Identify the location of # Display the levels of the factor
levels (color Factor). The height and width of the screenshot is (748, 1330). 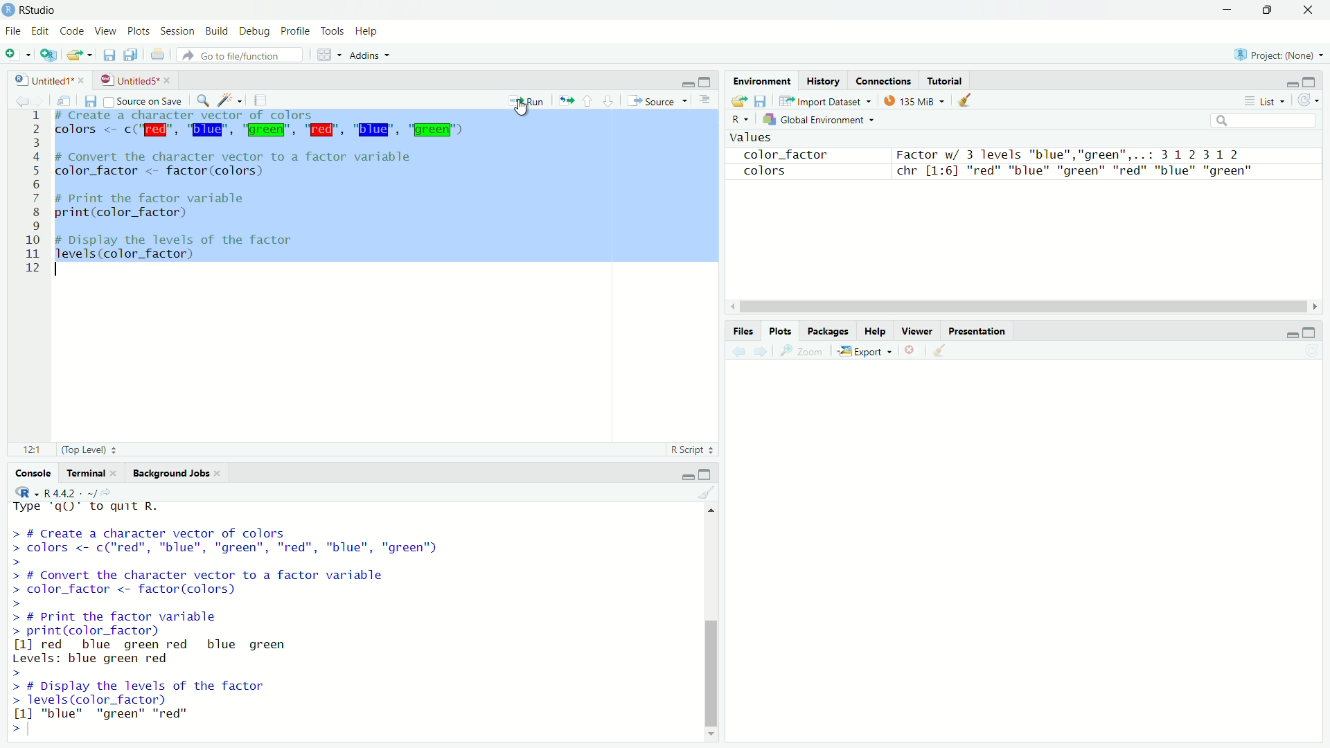
(184, 246).